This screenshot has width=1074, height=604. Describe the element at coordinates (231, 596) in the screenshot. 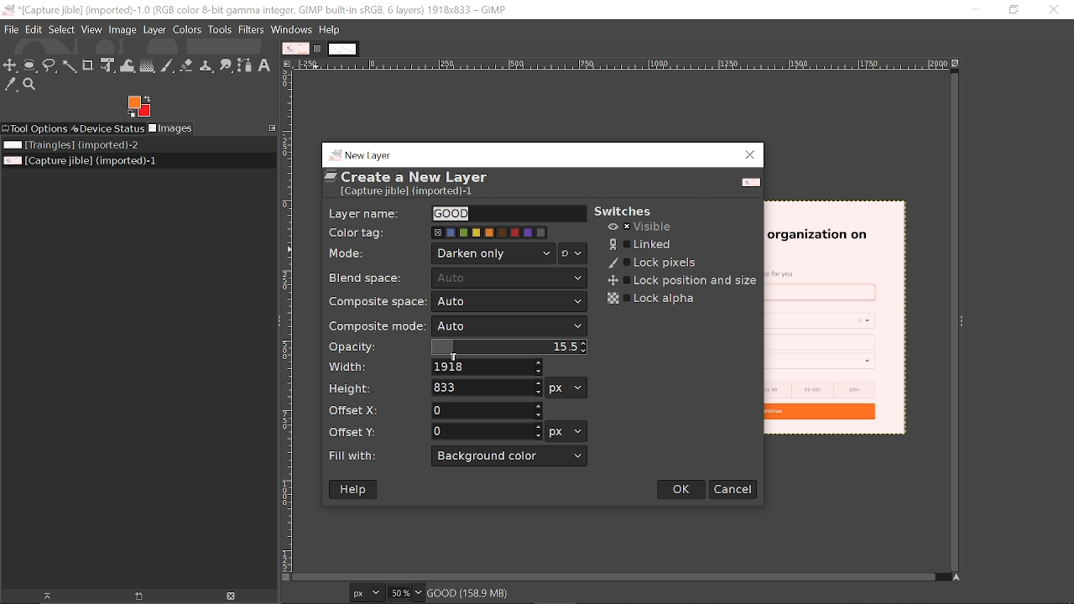

I see `Delete image` at that location.